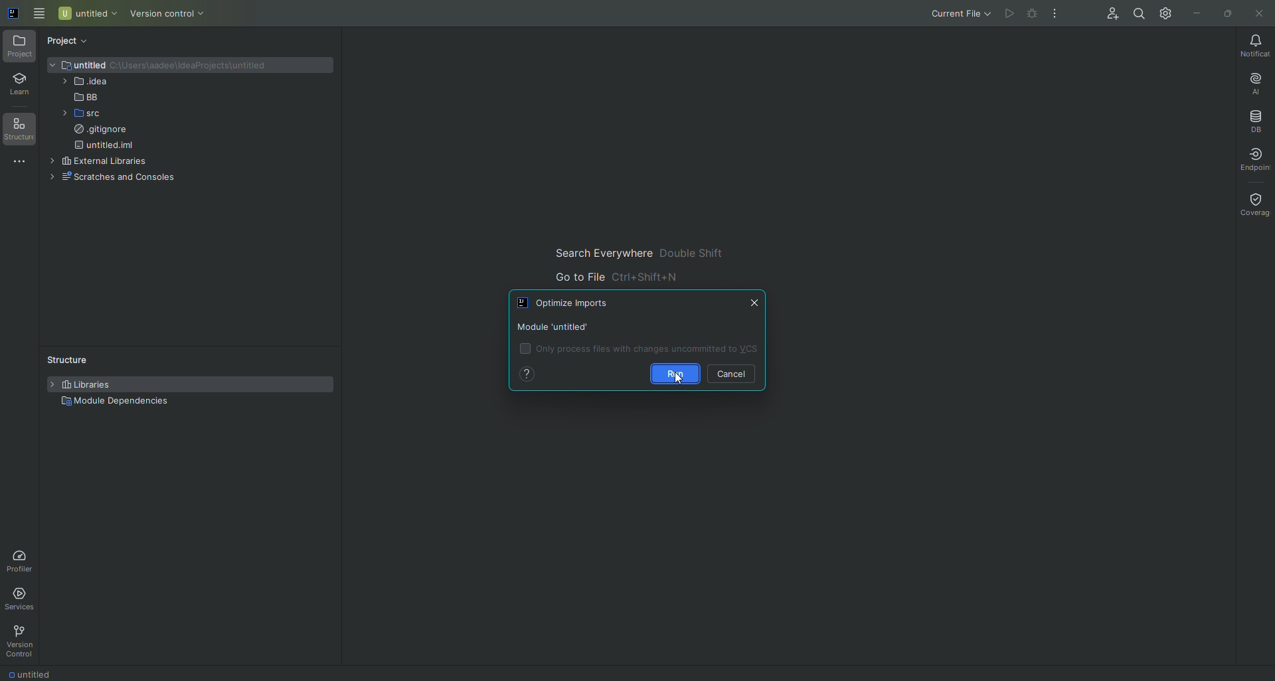 The image size is (1275, 681). I want to click on Updates and Settings, so click(1165, 14).